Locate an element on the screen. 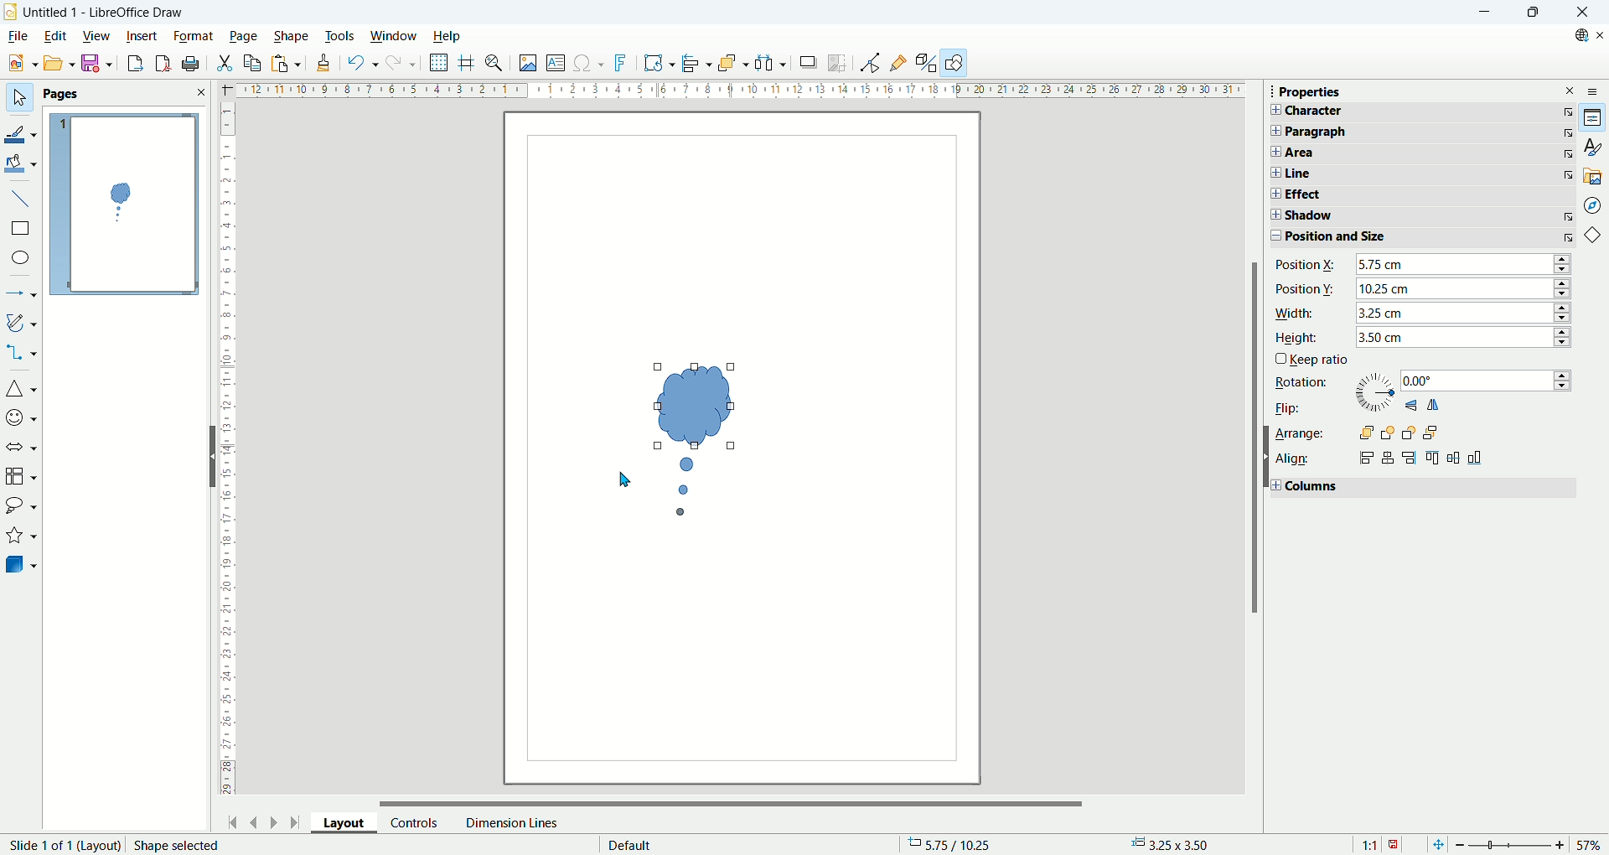 This screenshot has height=855, width=1609. Gallery is located at coordinates (1593, 175).